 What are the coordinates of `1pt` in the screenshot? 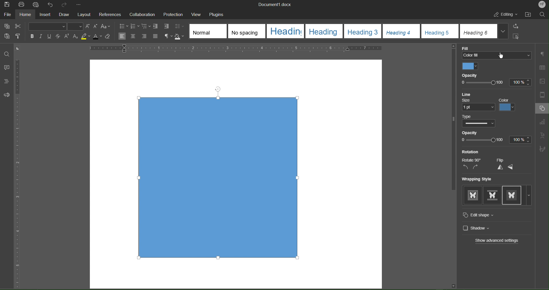 It's located at (477, 107).